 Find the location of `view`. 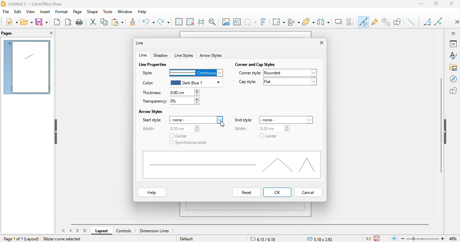

view is located at coordinates (30, 13).